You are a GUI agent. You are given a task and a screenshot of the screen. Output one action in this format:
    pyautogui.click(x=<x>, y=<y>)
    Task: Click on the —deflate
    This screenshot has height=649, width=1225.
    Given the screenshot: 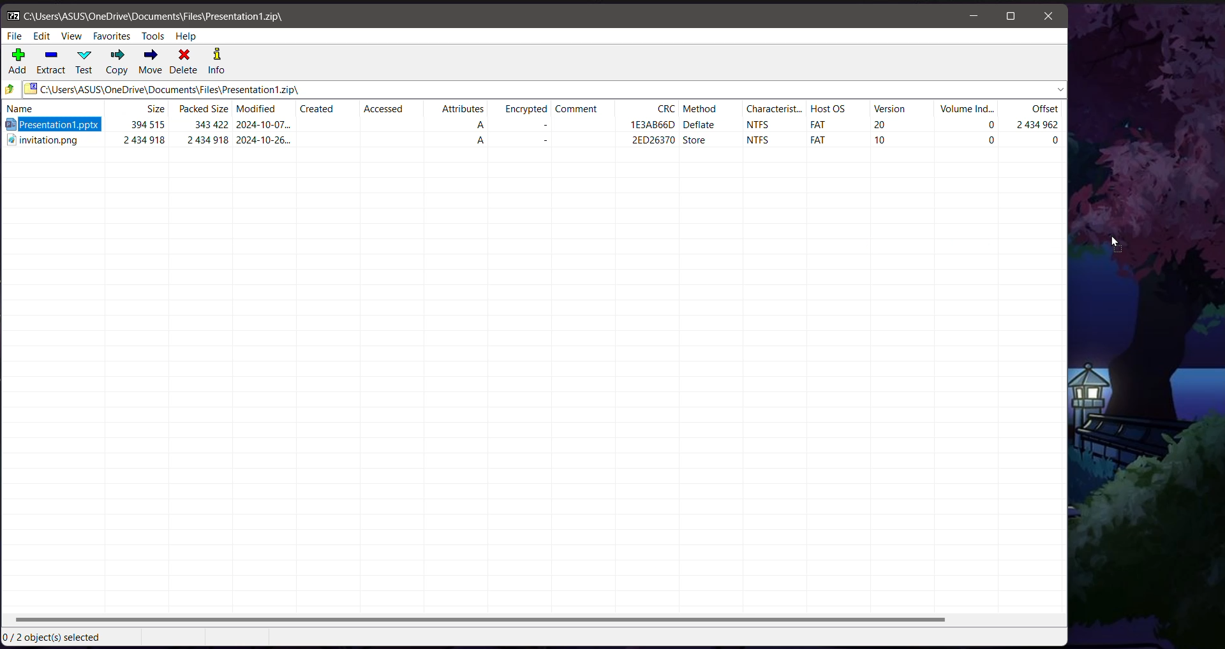 What is the action you would take?
    pyautogui.click(x=709, y=126)
    